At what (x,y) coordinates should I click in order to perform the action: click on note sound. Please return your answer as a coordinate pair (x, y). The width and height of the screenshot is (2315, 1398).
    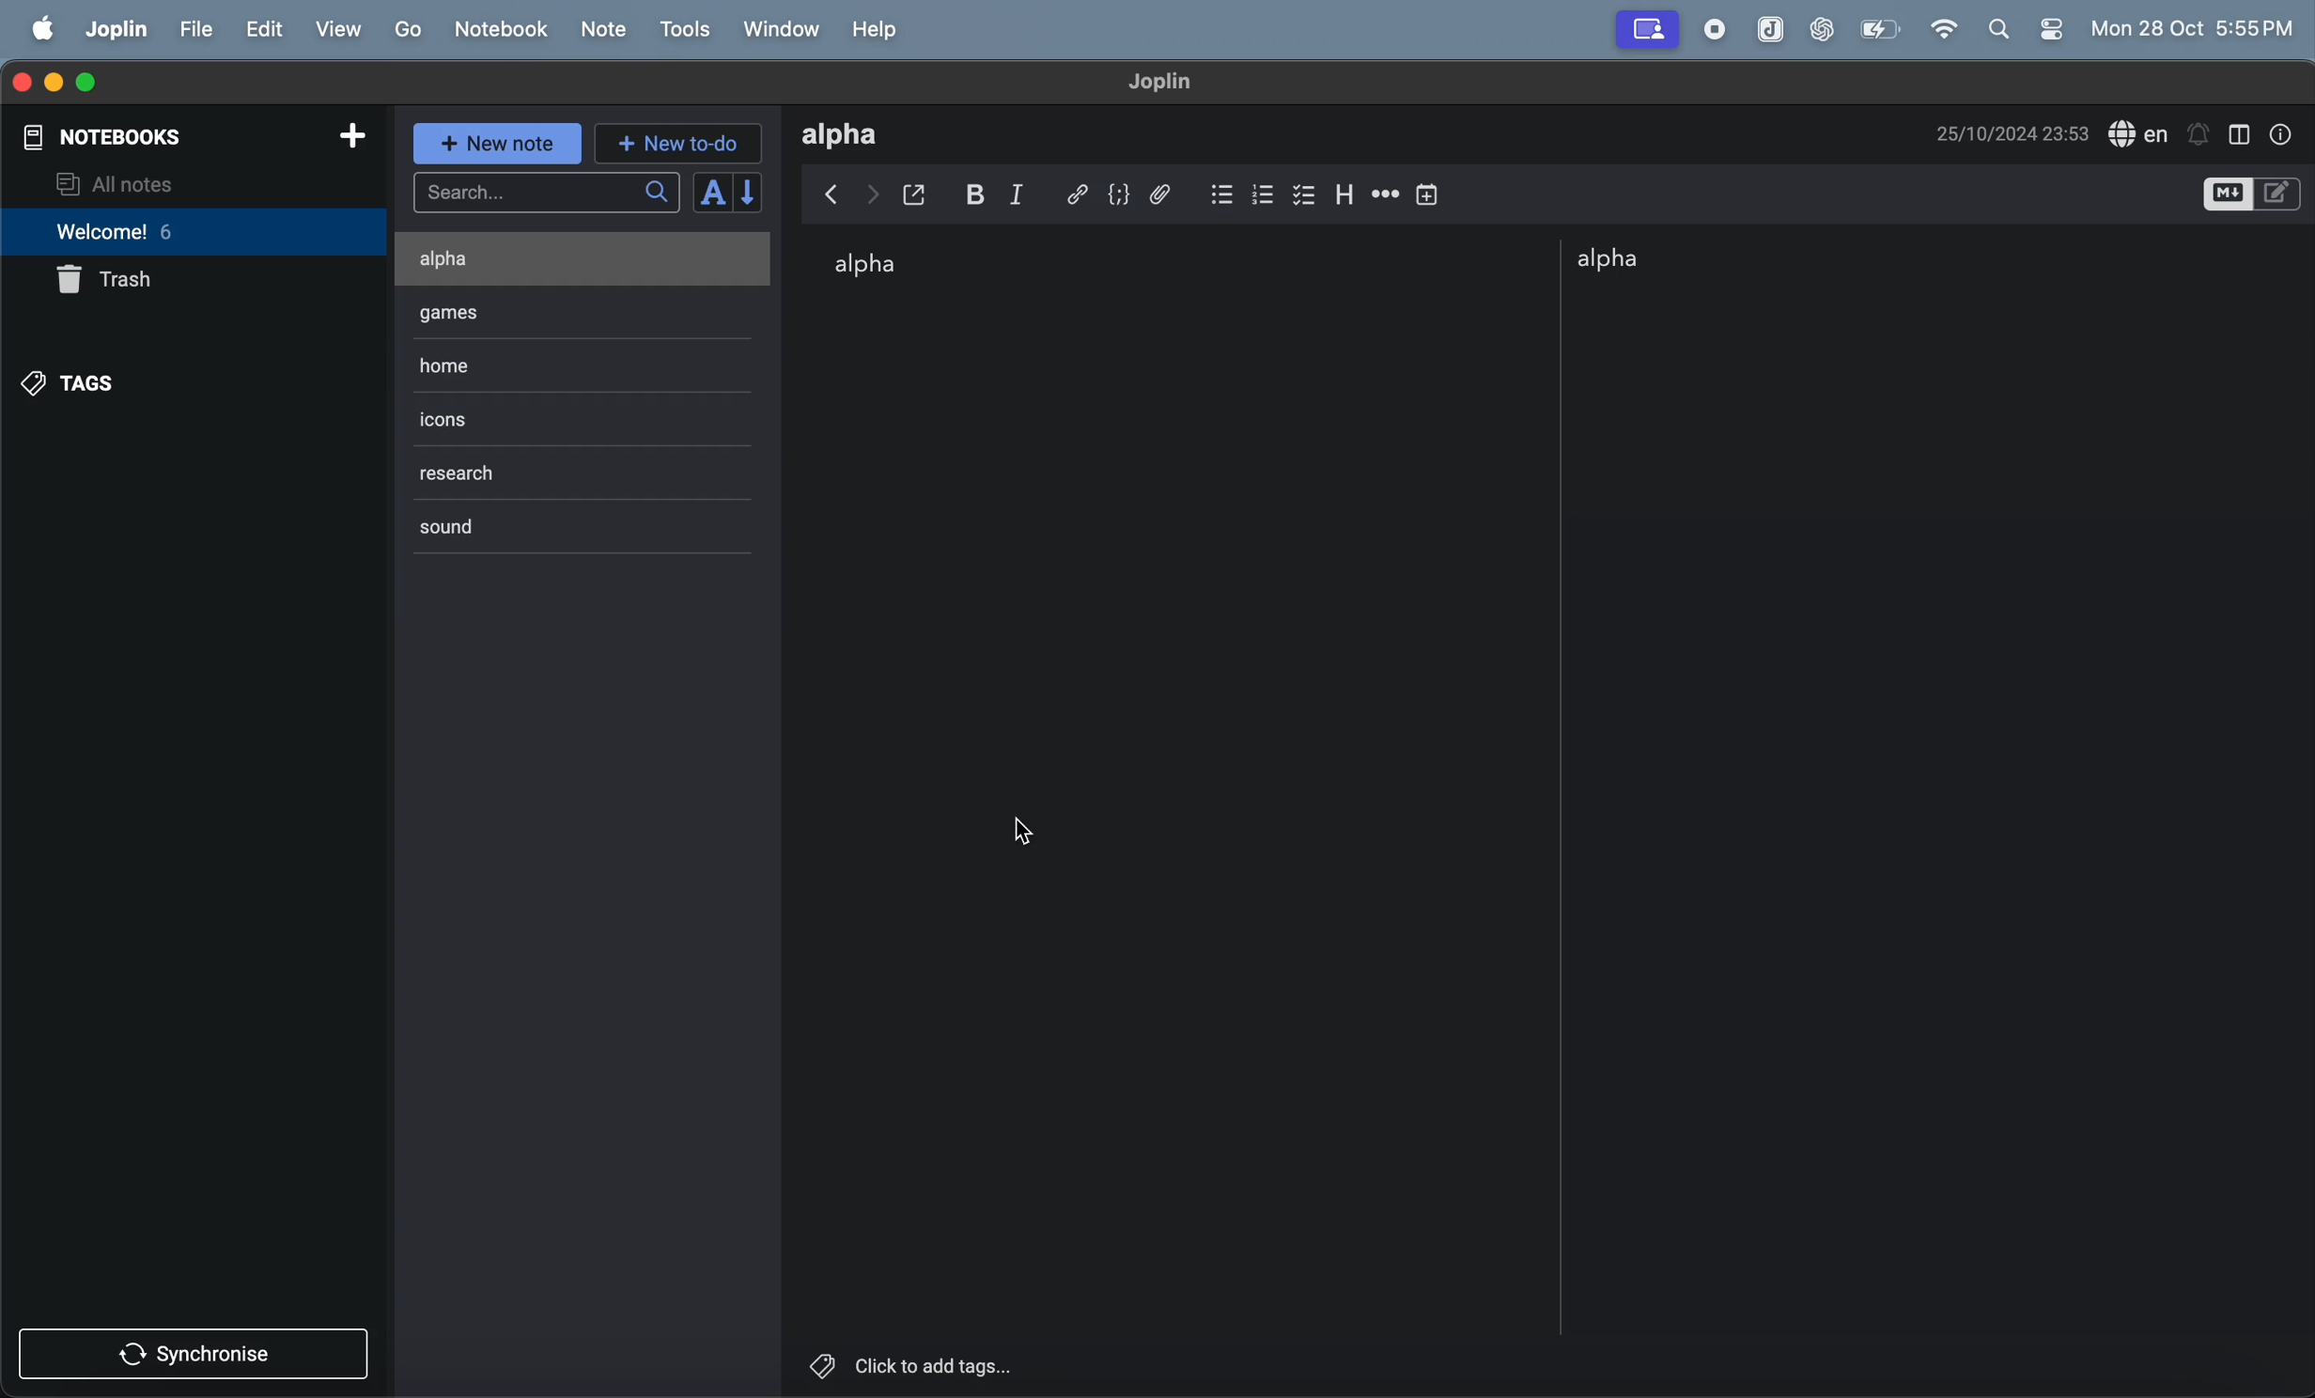
    Looking at the image, I should click on (482, 531).